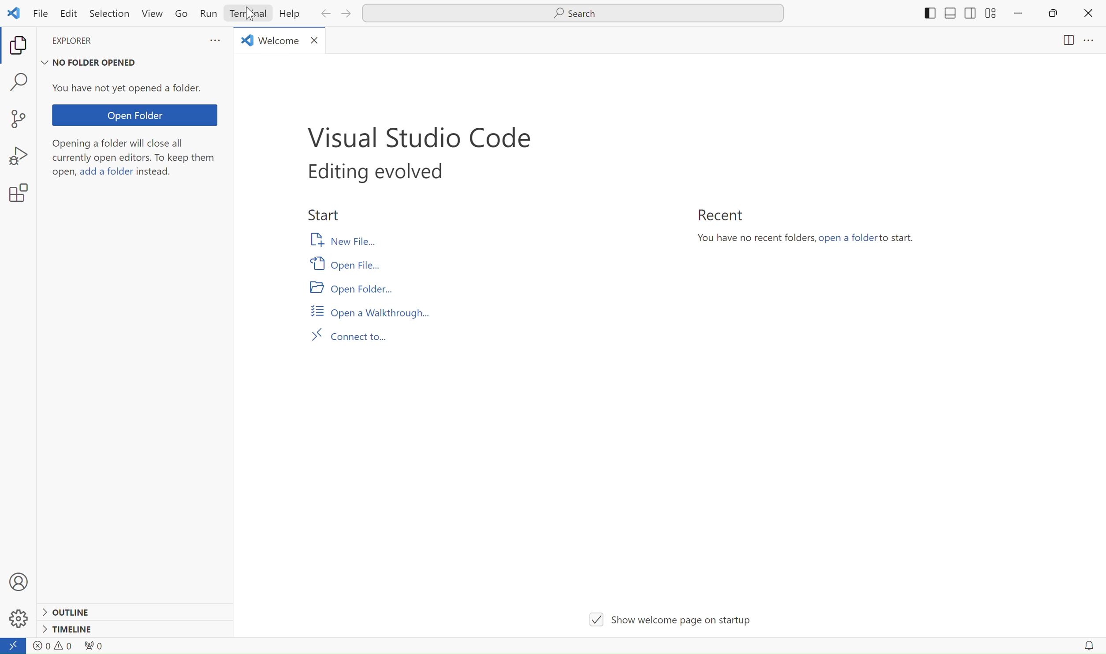 Image resolution: width=1106 pixels, height=654 pixels. What do you see at coordinates (294, 15) in the screenshot?
I see `Help` at bounding box center [294, 15].